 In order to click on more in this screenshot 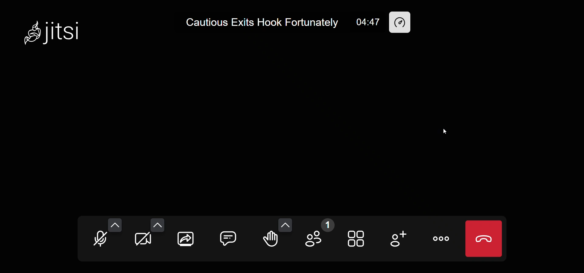, I will do `click(442, 237)`.